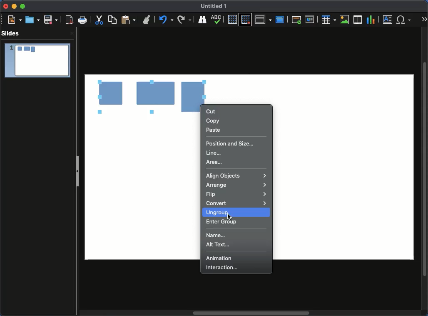  What do you see at coordinates (405, 20) in the screenshot?
I see `Characters` at bounding box center [405, 20].